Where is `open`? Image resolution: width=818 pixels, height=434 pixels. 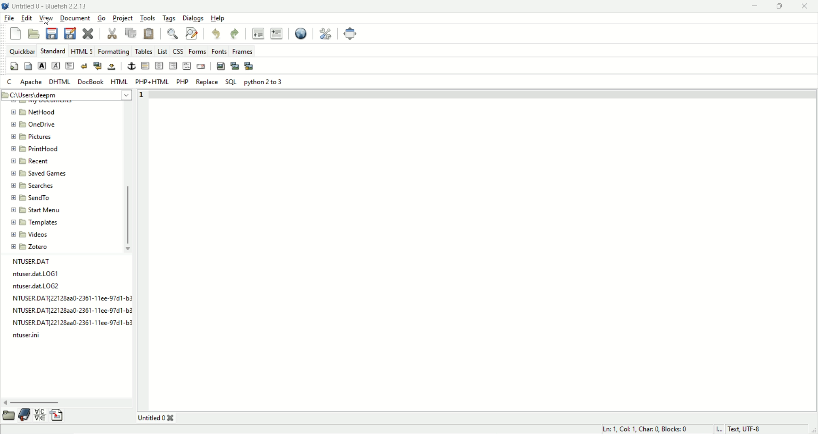
open is located at coordinates (8, 415).